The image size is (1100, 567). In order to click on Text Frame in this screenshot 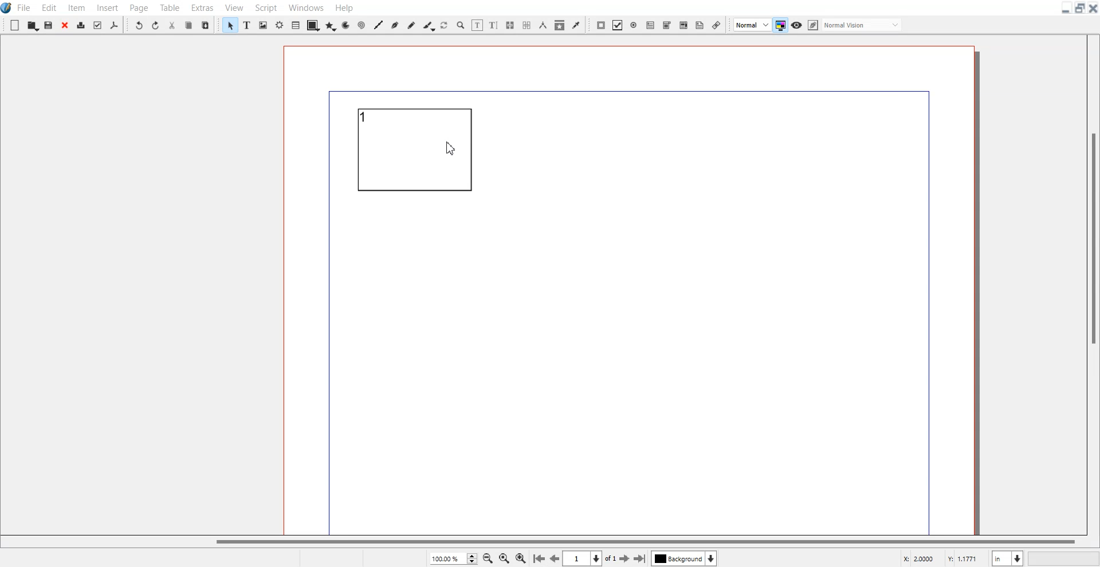, I will do `click(247, 25)`.